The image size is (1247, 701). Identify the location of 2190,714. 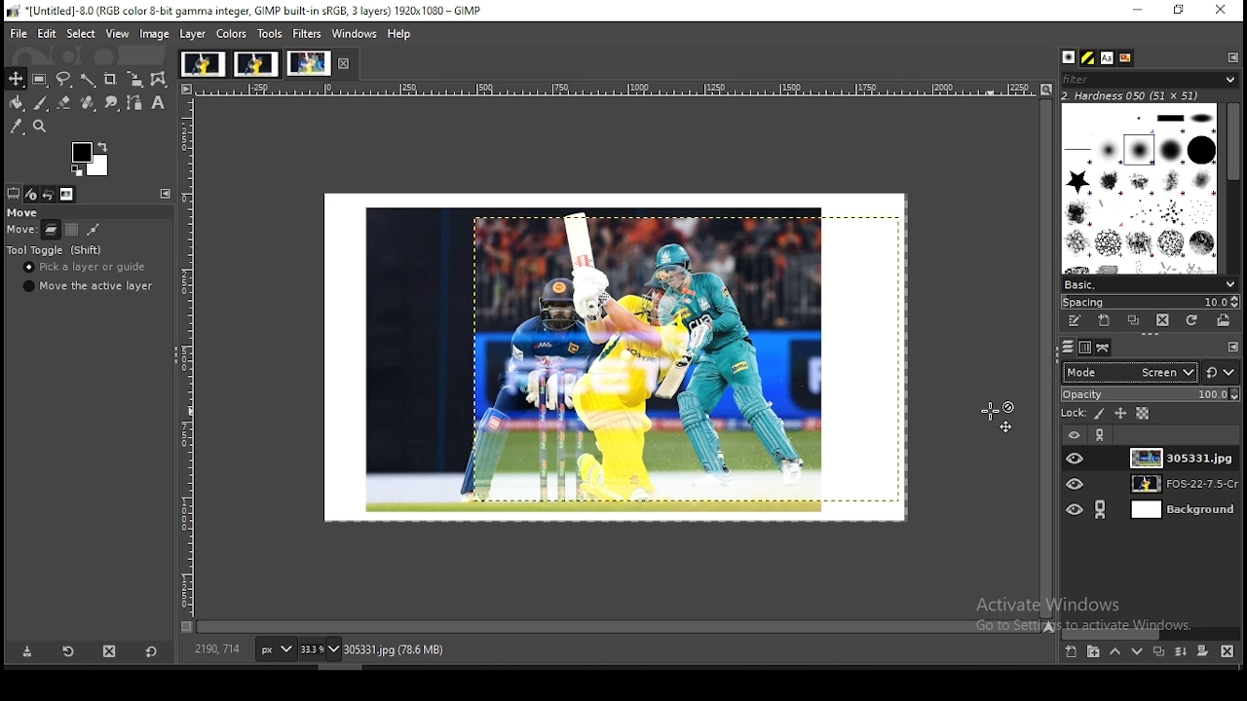
(218, 648).